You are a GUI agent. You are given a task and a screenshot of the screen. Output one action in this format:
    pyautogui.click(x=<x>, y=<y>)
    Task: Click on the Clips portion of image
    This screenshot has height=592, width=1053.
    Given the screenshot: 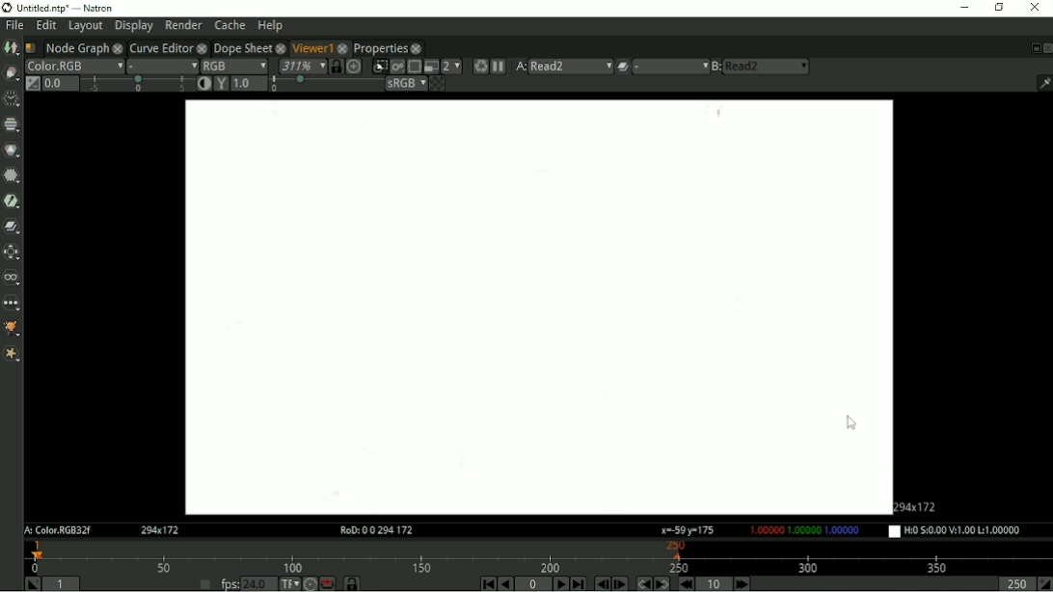 What is the action you would take?
    pyautogui.click(x=379, y=67)
    